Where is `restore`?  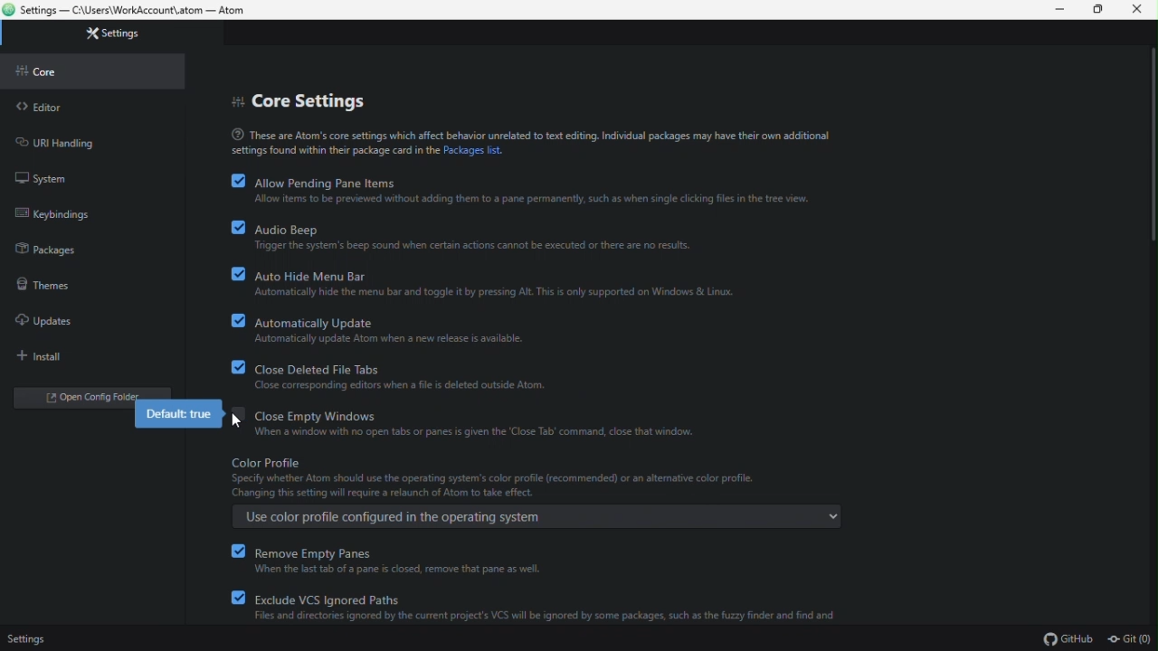 restore is located at coordinates (1103, 9).